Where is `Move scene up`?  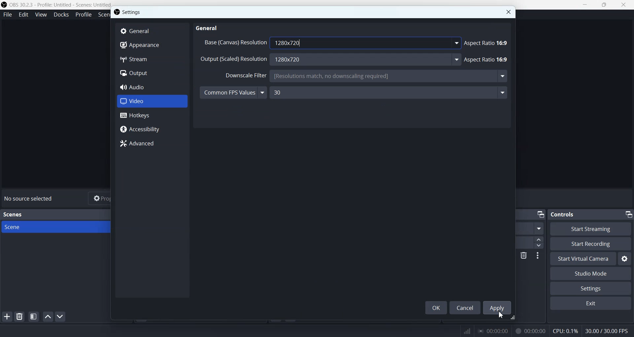
Move scene up is located at coordinates (48, 317).